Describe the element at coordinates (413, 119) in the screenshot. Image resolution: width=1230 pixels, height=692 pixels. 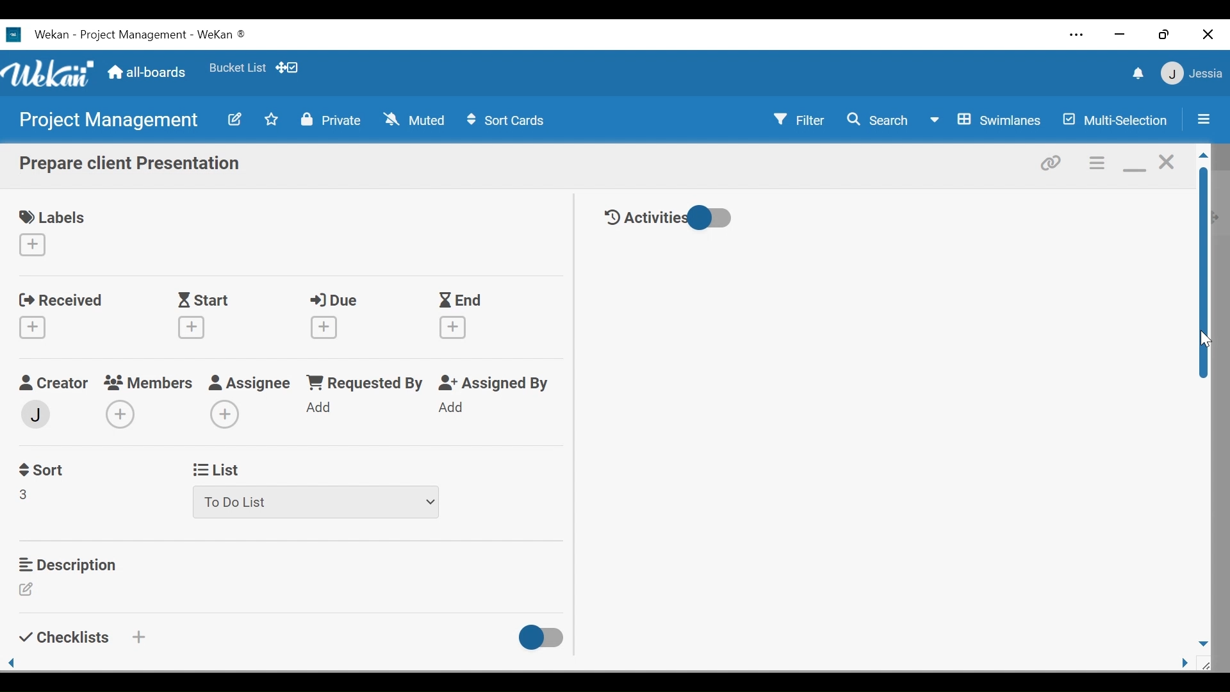
I see `Muted` at that location.